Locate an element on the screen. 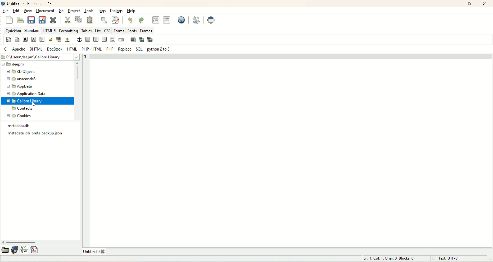  redo is located at coordinates (141, 19).